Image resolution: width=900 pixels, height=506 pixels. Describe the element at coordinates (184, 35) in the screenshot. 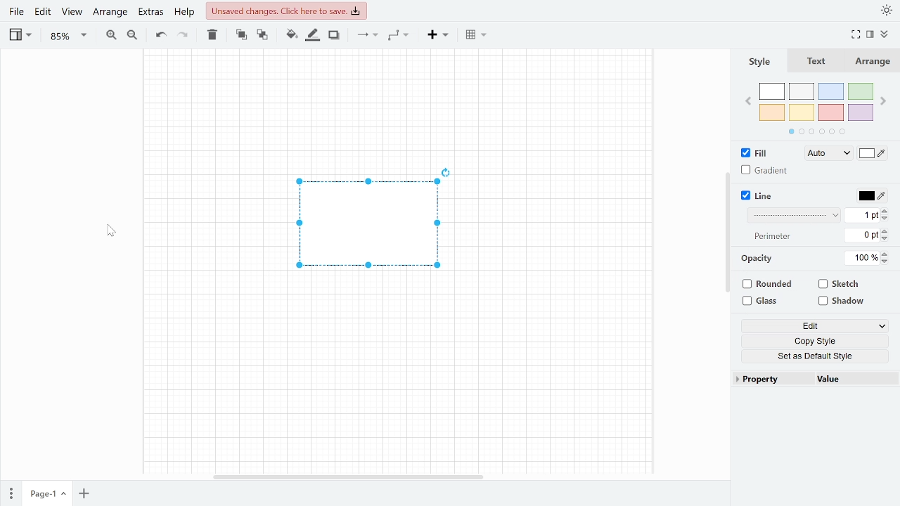

I see `Redo` at that location.